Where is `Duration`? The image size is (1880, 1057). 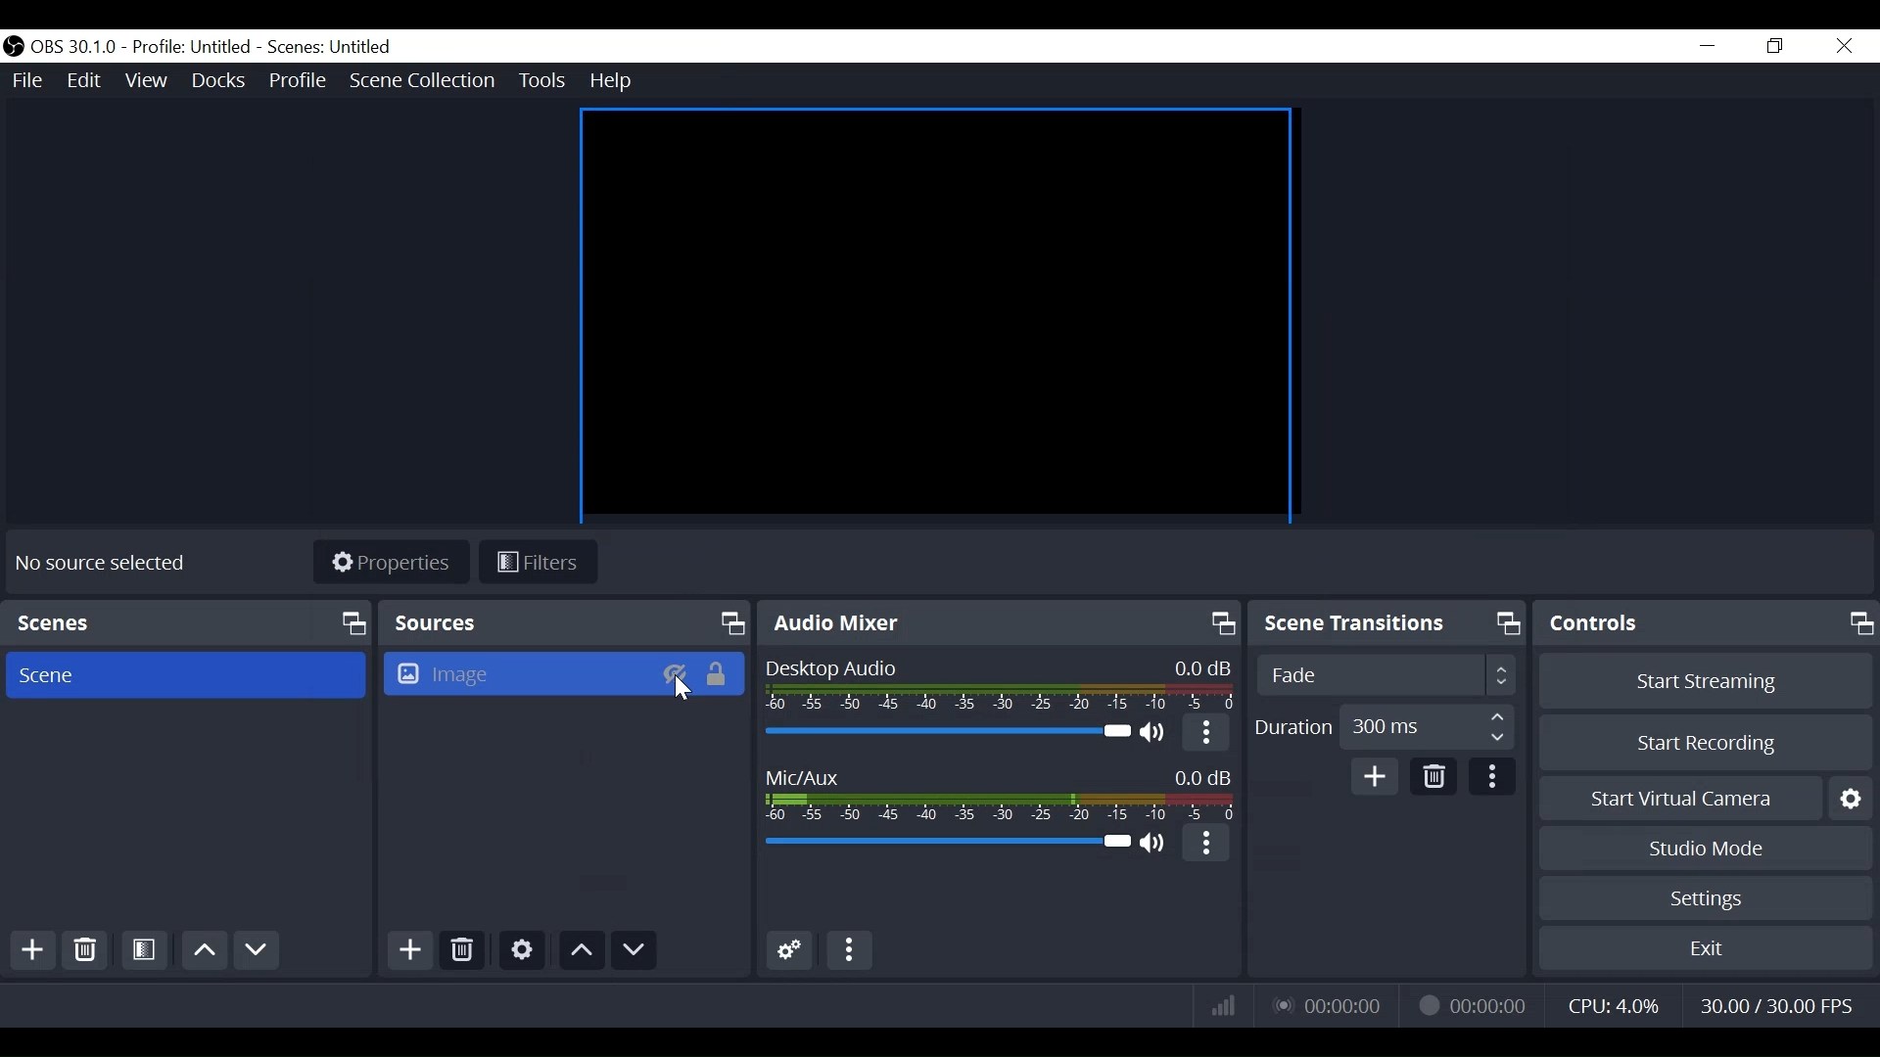
Duration is located at coordinates (1386, 727).